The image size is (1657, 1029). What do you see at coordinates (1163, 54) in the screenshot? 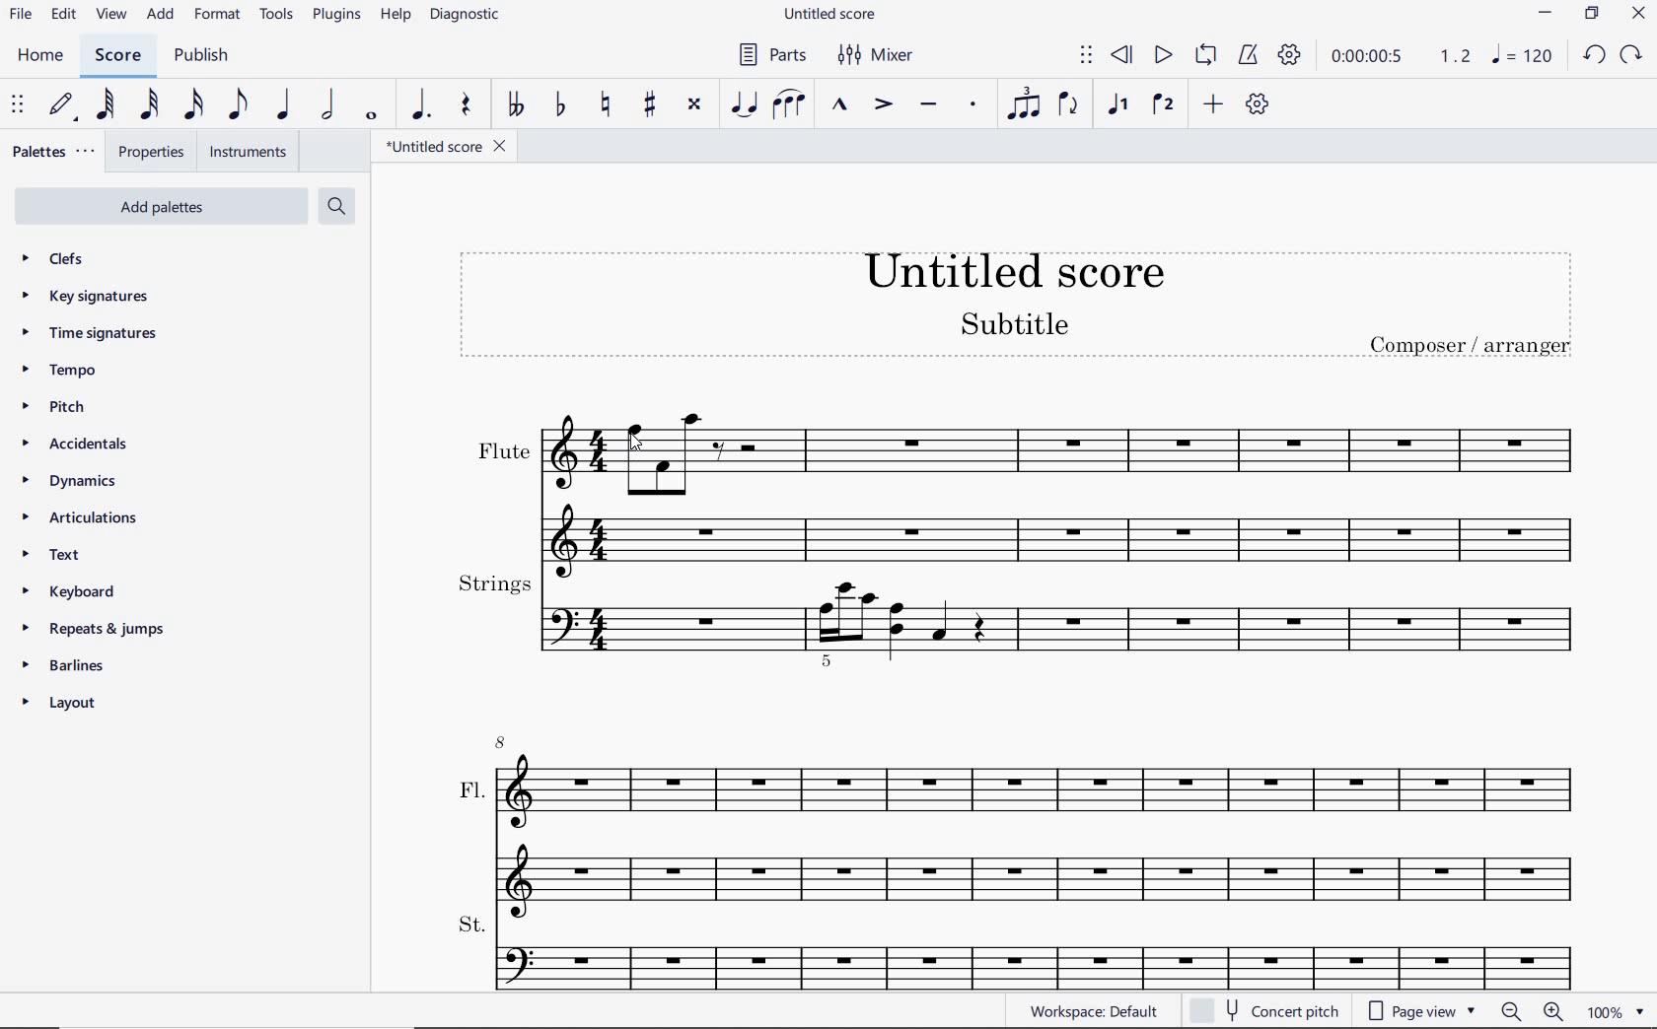
I see `PLAY` at bounding box center [1163, 54].